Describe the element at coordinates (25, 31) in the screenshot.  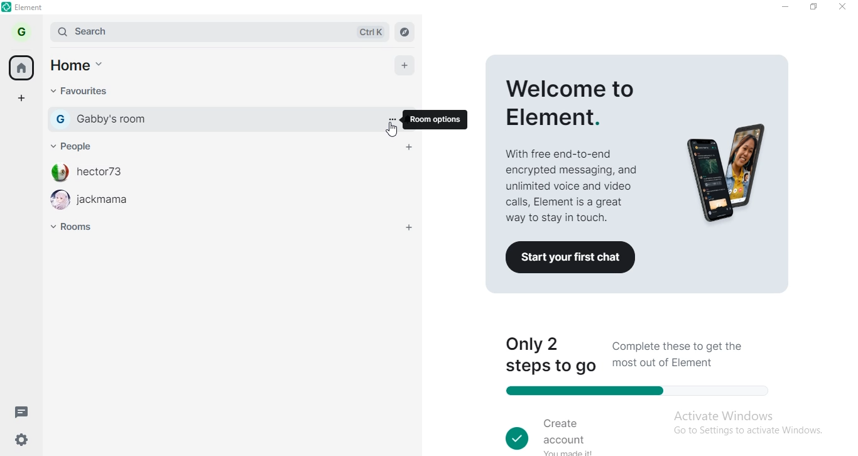
I see `profile` at that location.